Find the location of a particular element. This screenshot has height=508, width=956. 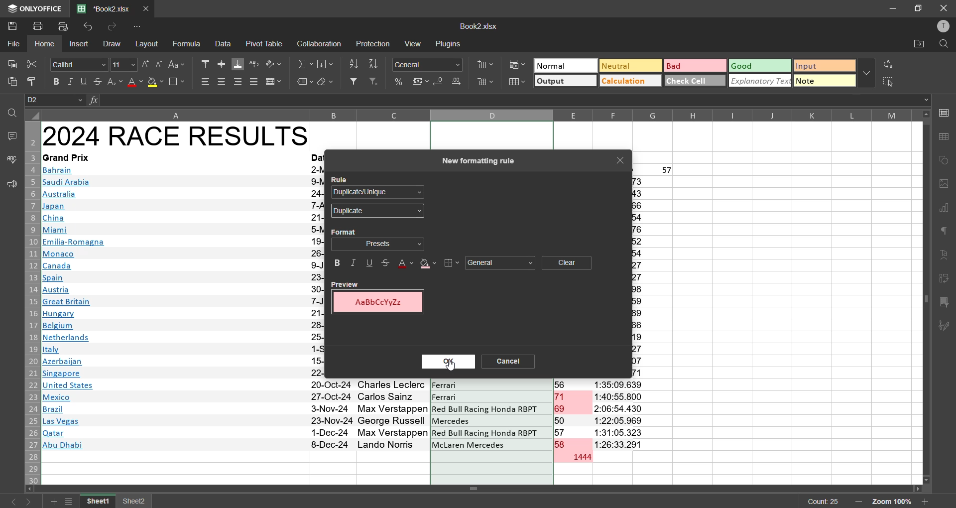

signature is located at coordinates (945, 326).